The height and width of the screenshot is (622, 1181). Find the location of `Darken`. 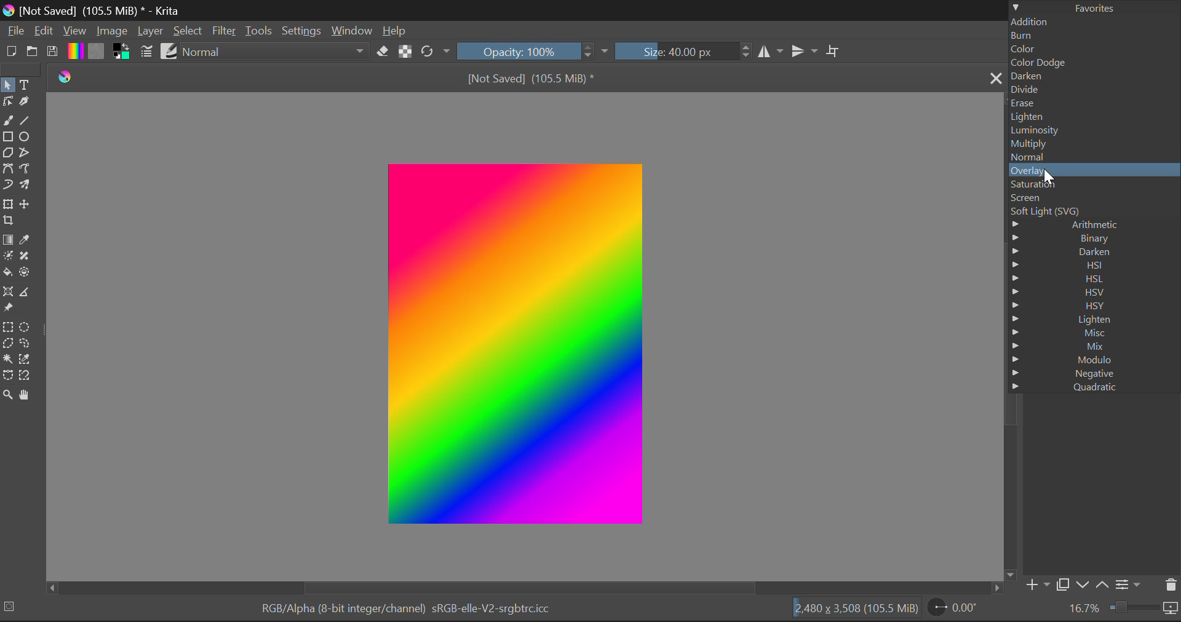

Darken is located at coordinates (1092, 76).